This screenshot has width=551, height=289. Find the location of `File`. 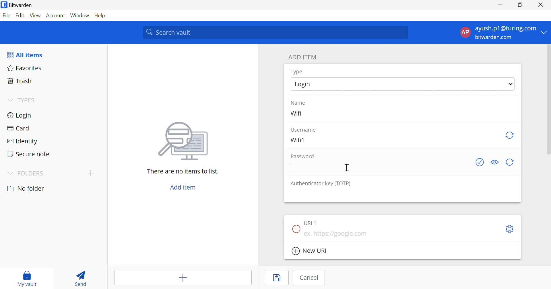

File is located at coordinates (6, 15).